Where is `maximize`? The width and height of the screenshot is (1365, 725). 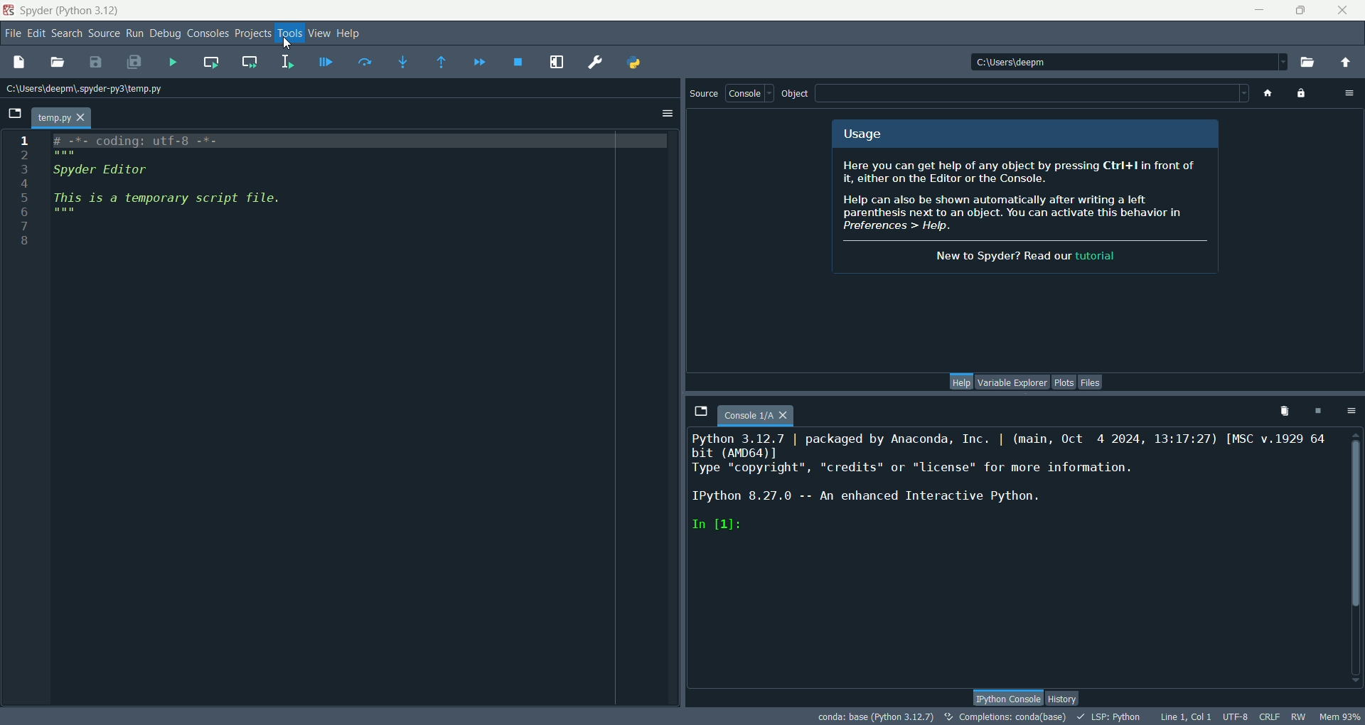
maximize is located at coordinates (1301, 9).